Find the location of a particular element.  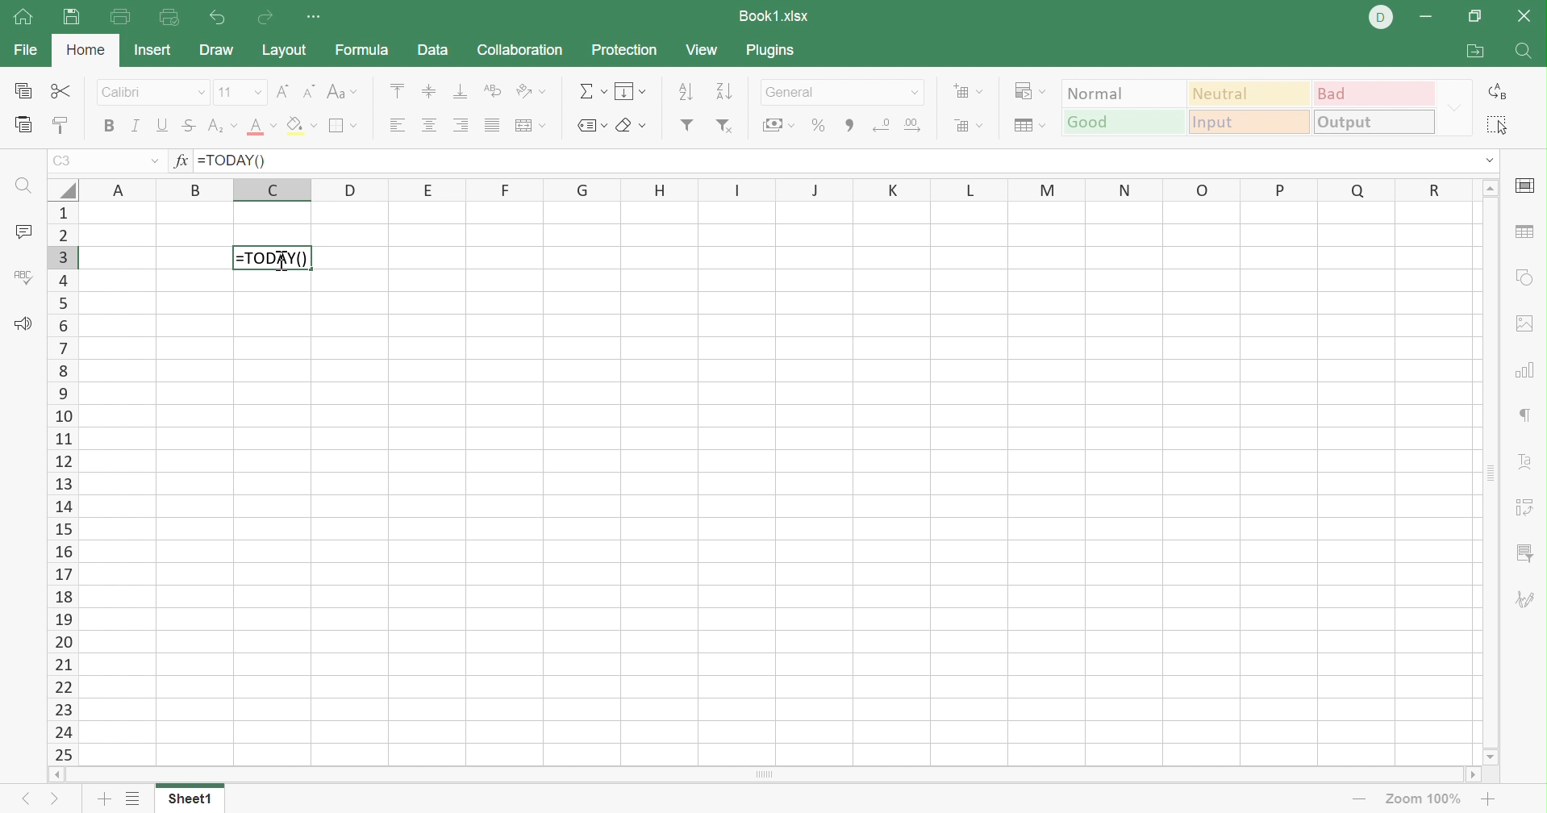

Chart settings is located at coordinates (1524, 372).